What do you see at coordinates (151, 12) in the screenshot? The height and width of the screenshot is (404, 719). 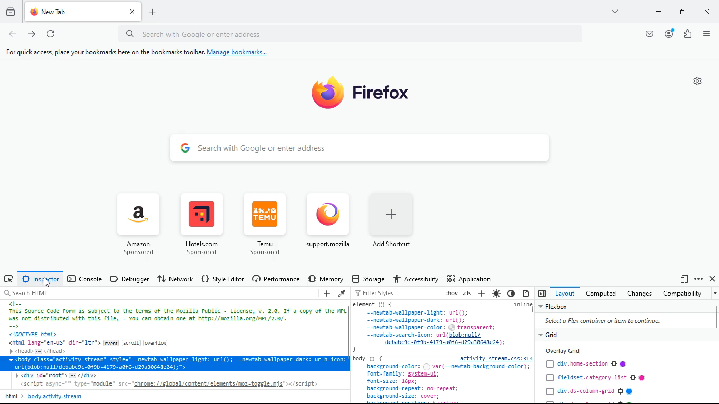 I see `add tab` at bounding box center [151, 12].